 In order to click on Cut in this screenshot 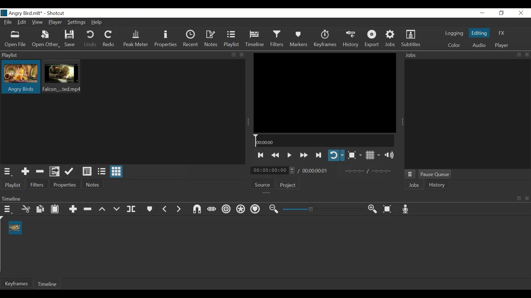, I will do `click(26, 209)`.